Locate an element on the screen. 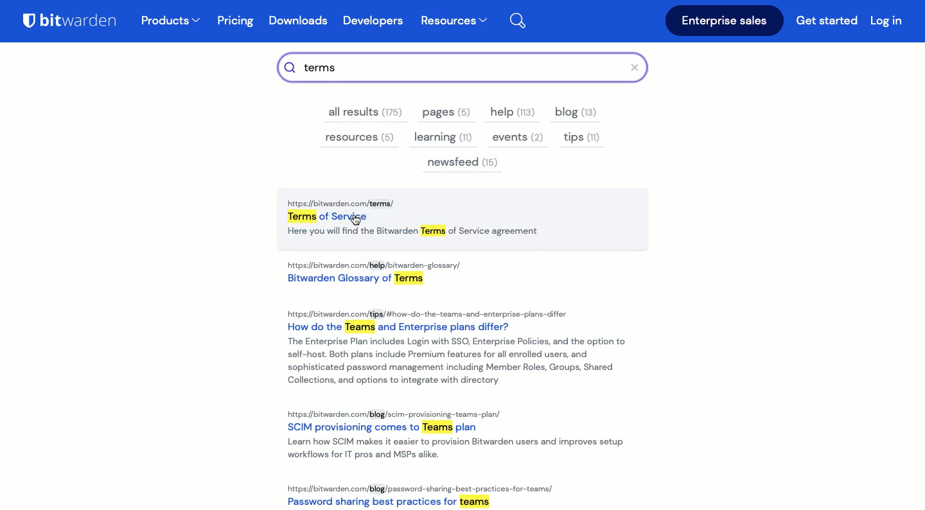 The width and height of the screenshot is (925, 510). Downloads is located at coordinates (301, 22).